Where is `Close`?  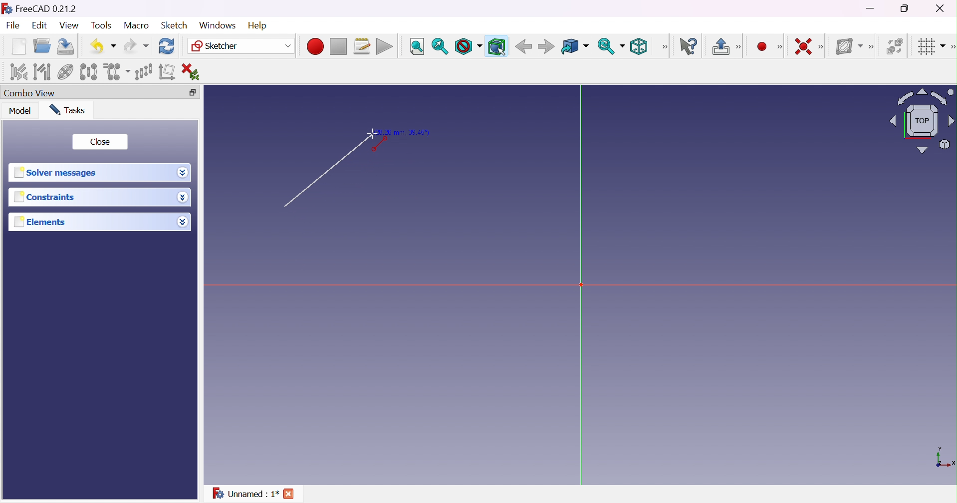 Close is located at coordinates (101, 142).